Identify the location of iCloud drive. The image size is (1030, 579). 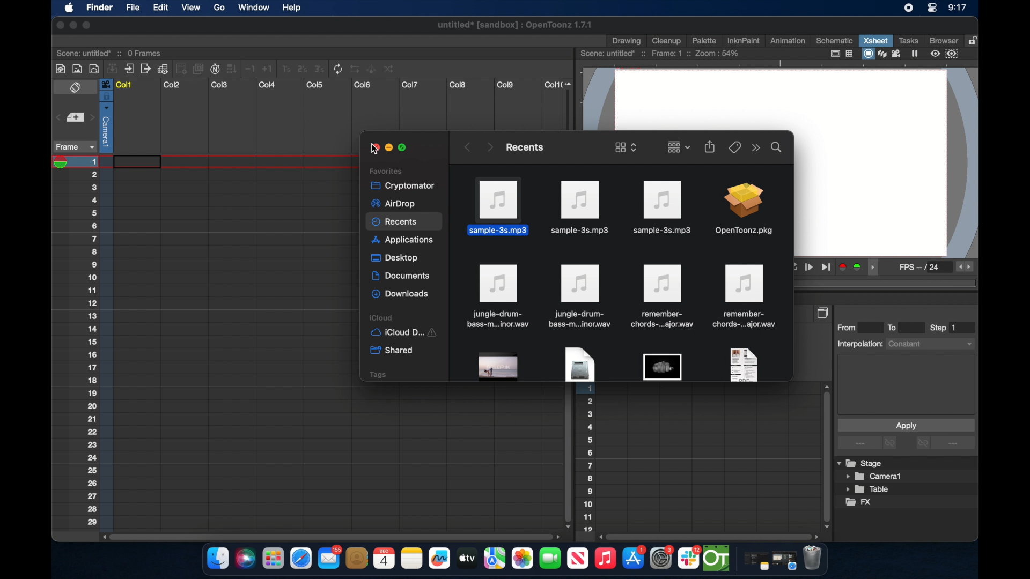
(403, 333).